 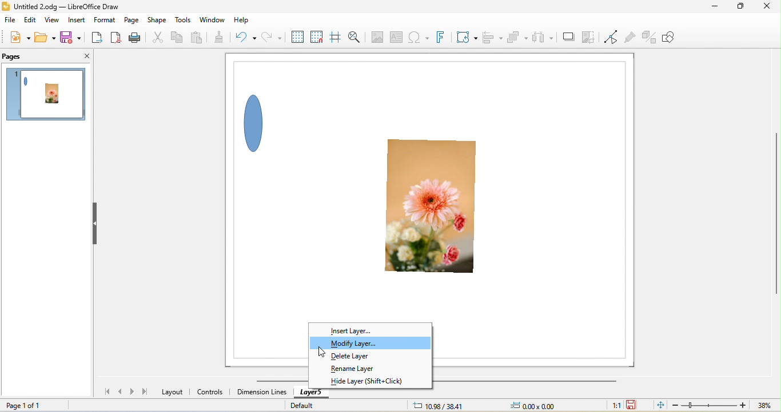 What do you see at coordinates (335, 37) in the screenshot?
I see `helpline while moving` at bounding box center [335, 37].